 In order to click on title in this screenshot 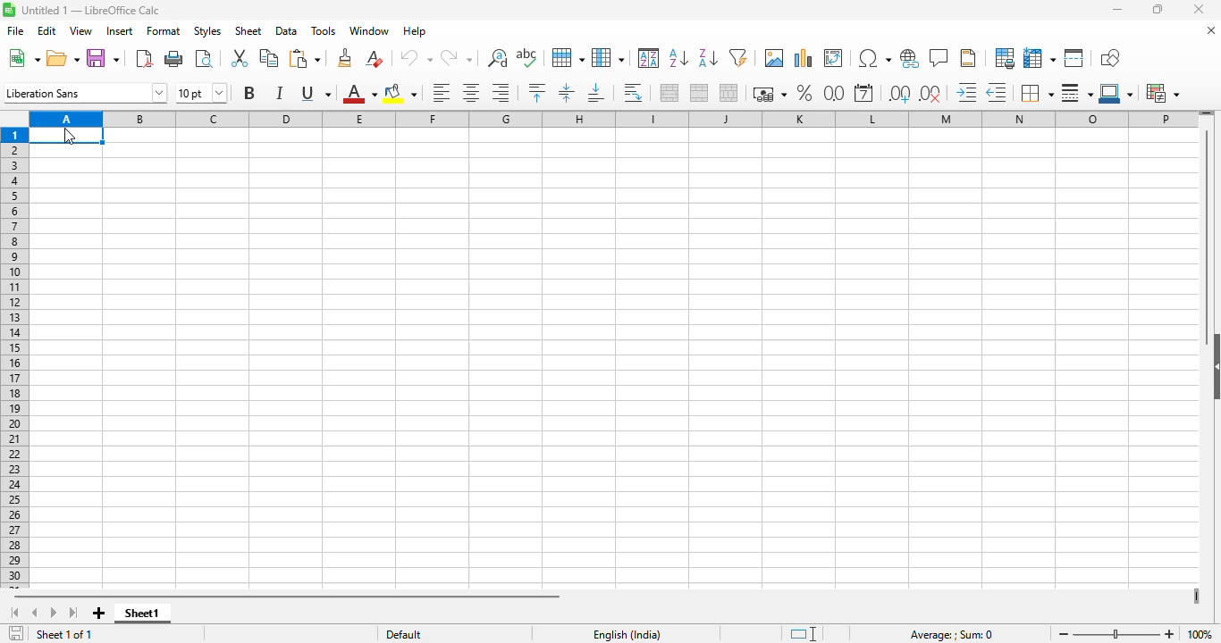, I will do `click(91, 10)`.